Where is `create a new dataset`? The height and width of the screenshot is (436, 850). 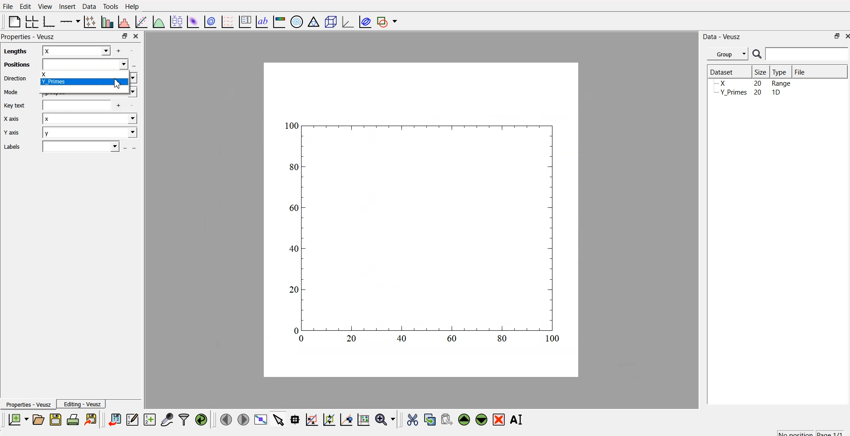
create a new dataset is located at coordinates (150, 420).